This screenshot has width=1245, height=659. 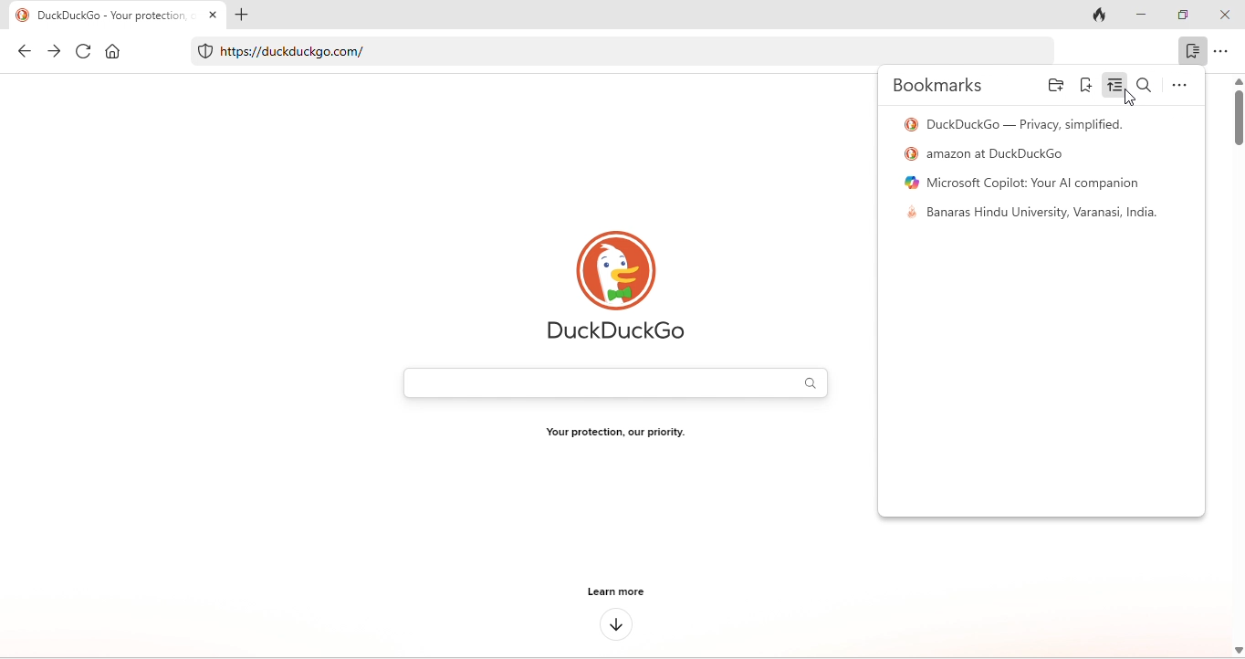 What do you see at coordinates (1177, 86) in the screenshot?
I see `option` at bounding box center [1177, 86].